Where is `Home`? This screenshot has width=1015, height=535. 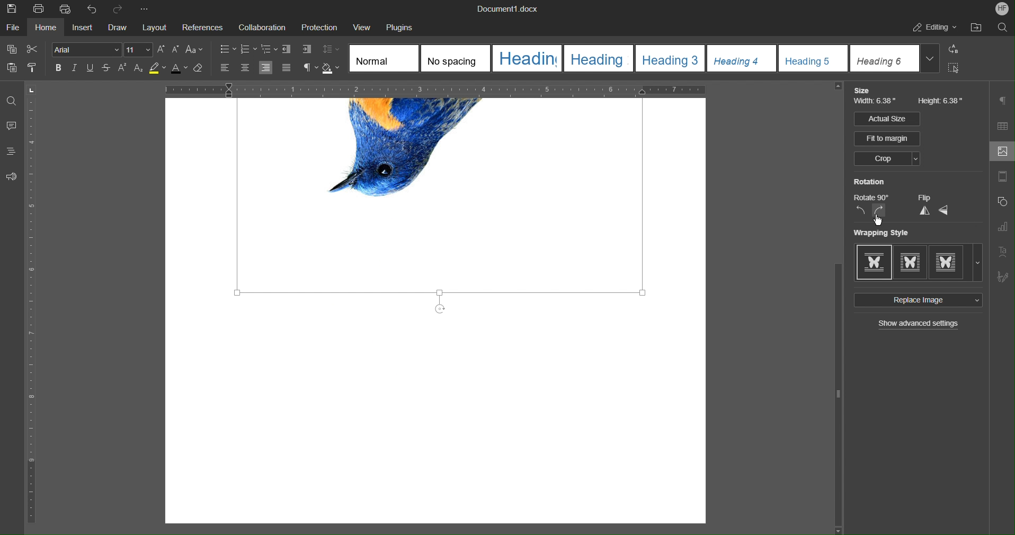
Home is located at coordinates (45, 26).